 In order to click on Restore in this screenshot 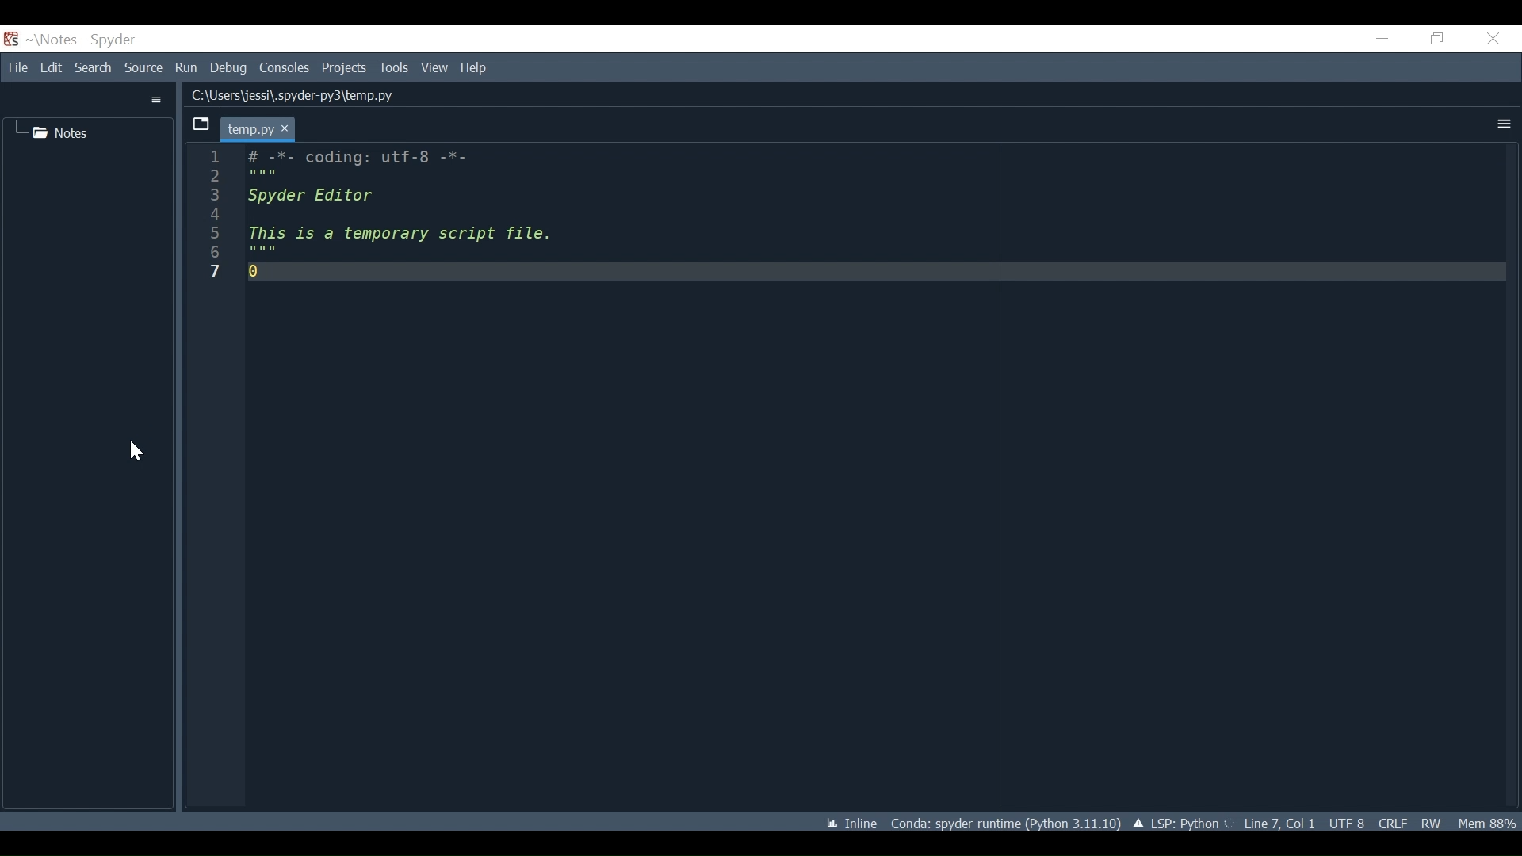, I will do `click(1436, 38)`.